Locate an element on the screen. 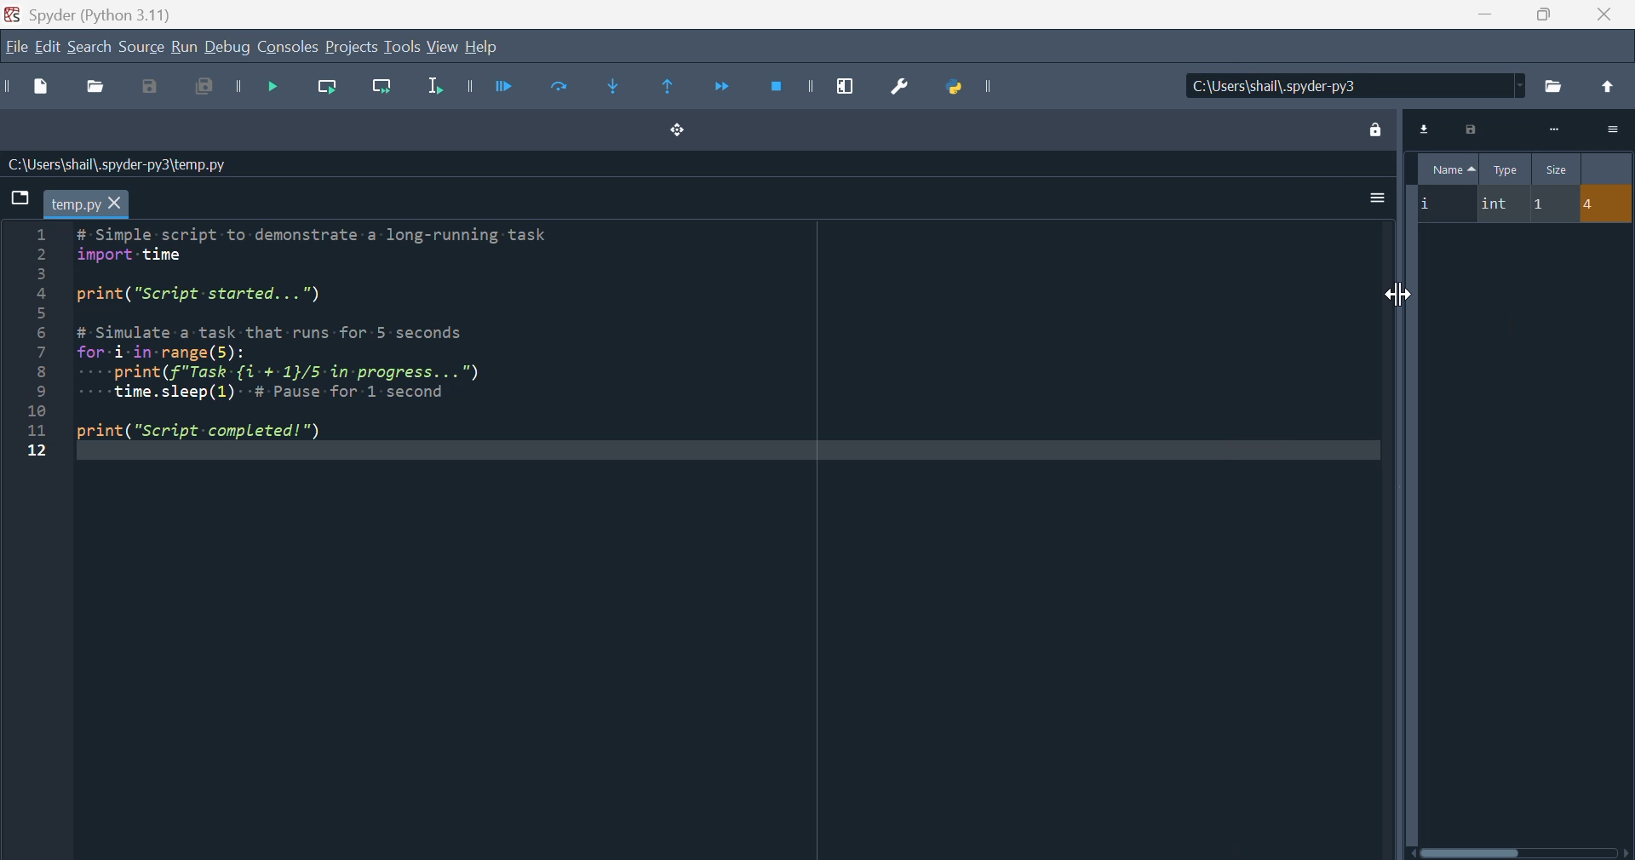 This screenshot has height=860, width=1635. temp.py is located at coordinates (86, 204).